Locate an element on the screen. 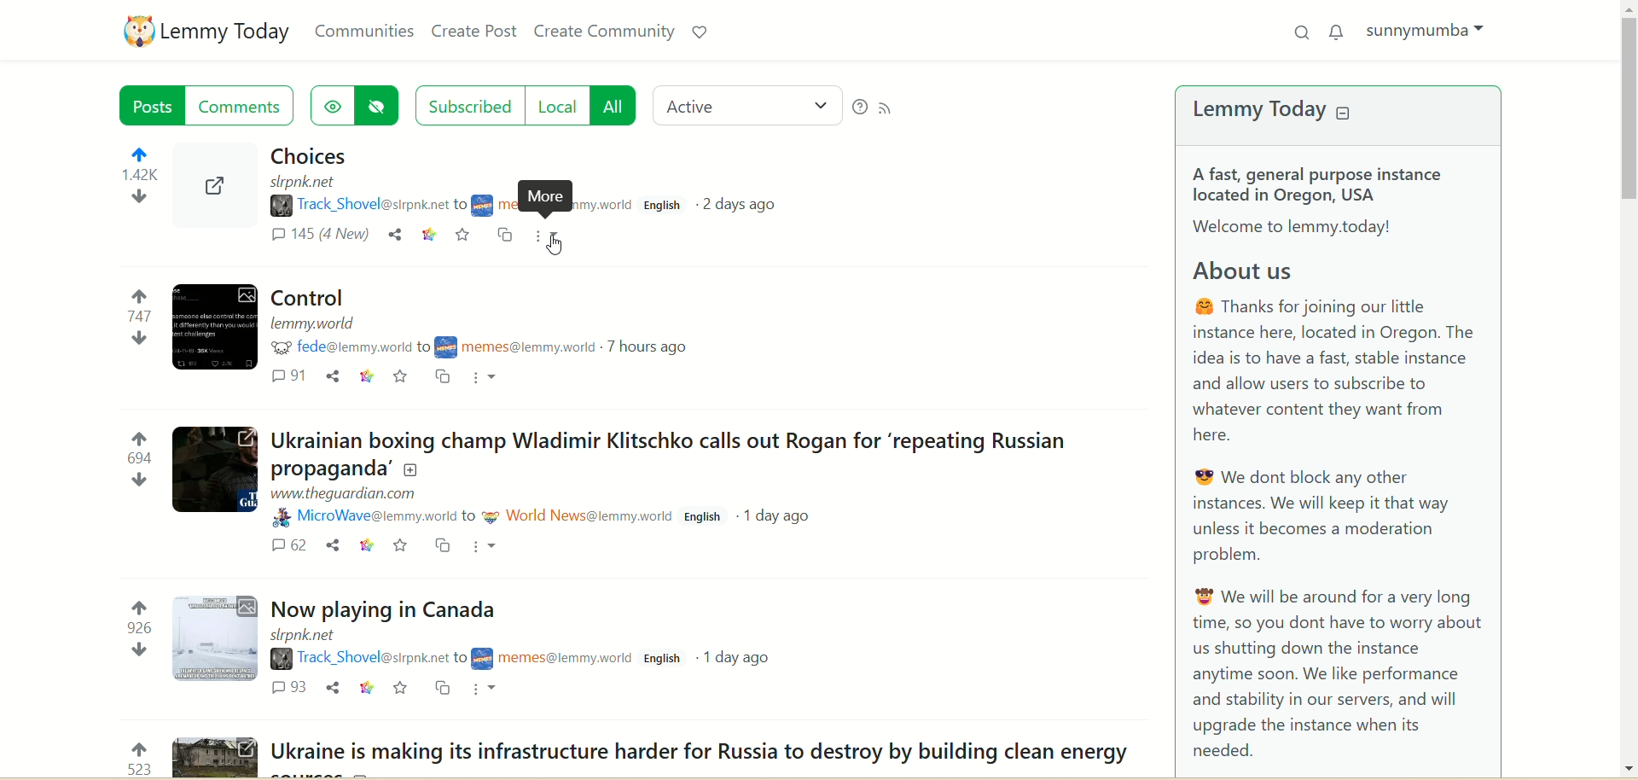 This screenshot has width=1638, height=780. comments is located at coordinates (290, 688).